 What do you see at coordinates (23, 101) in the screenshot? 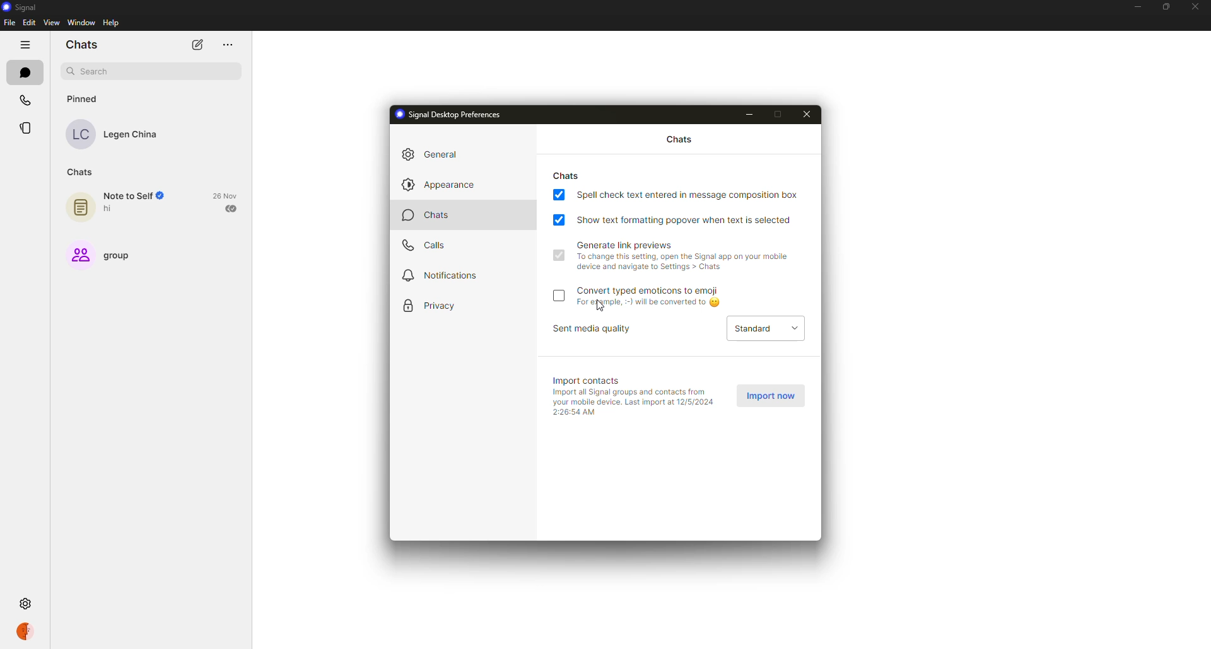
I see `calls` at bounding box center [23, 101].